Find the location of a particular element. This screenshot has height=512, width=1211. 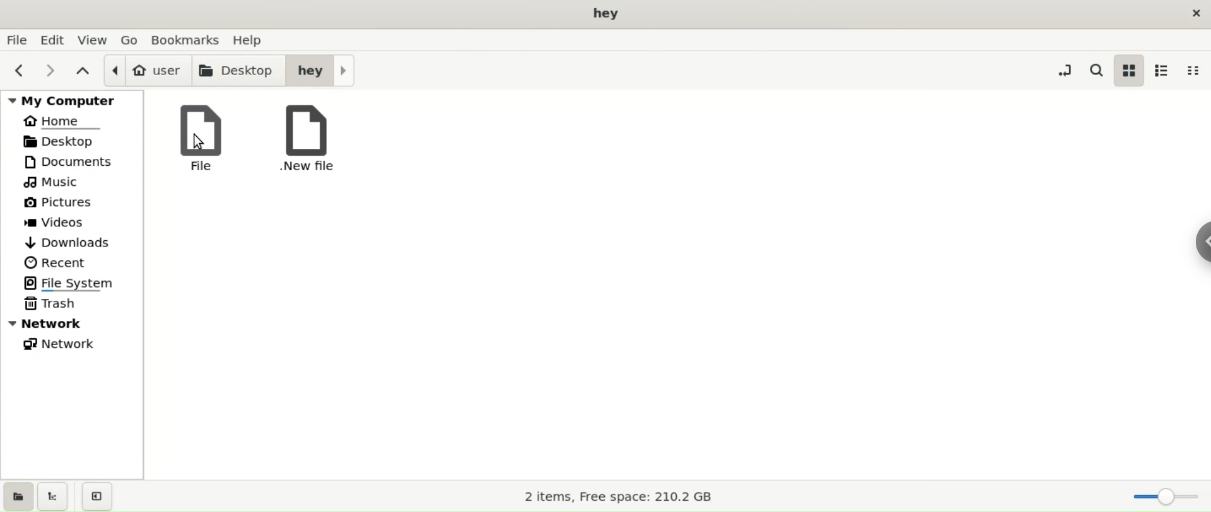

music is located at coordinates (74, 183).